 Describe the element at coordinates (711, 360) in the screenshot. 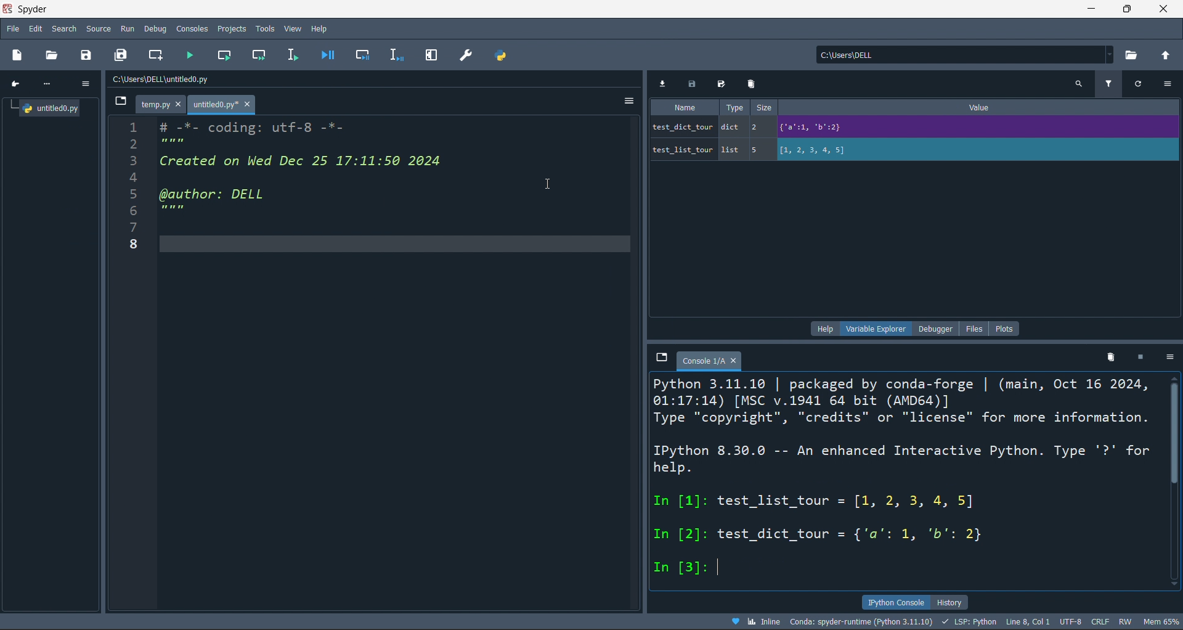

I see `console 1/a tab` at that location.